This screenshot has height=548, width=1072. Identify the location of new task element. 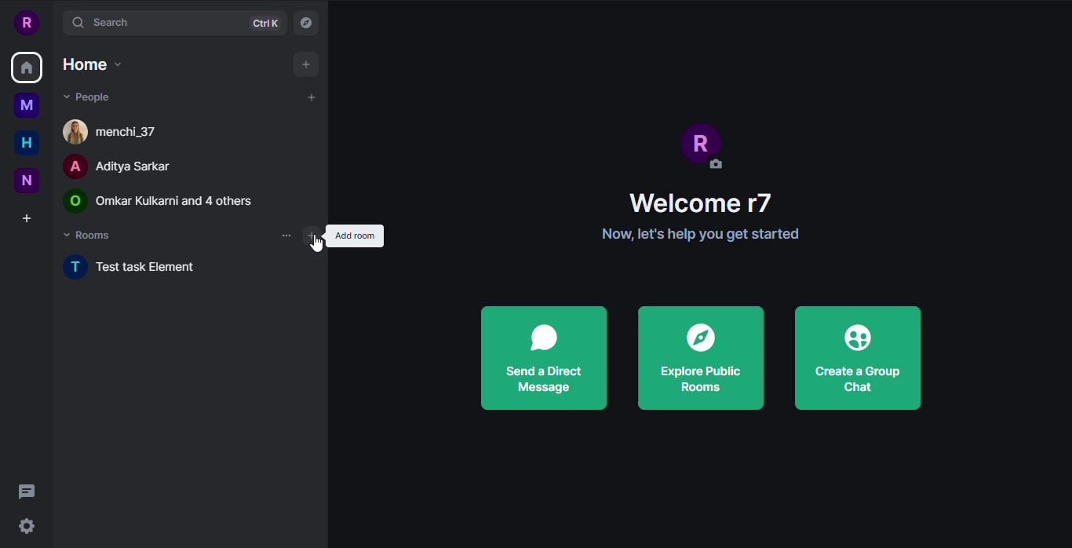
(136, 266).